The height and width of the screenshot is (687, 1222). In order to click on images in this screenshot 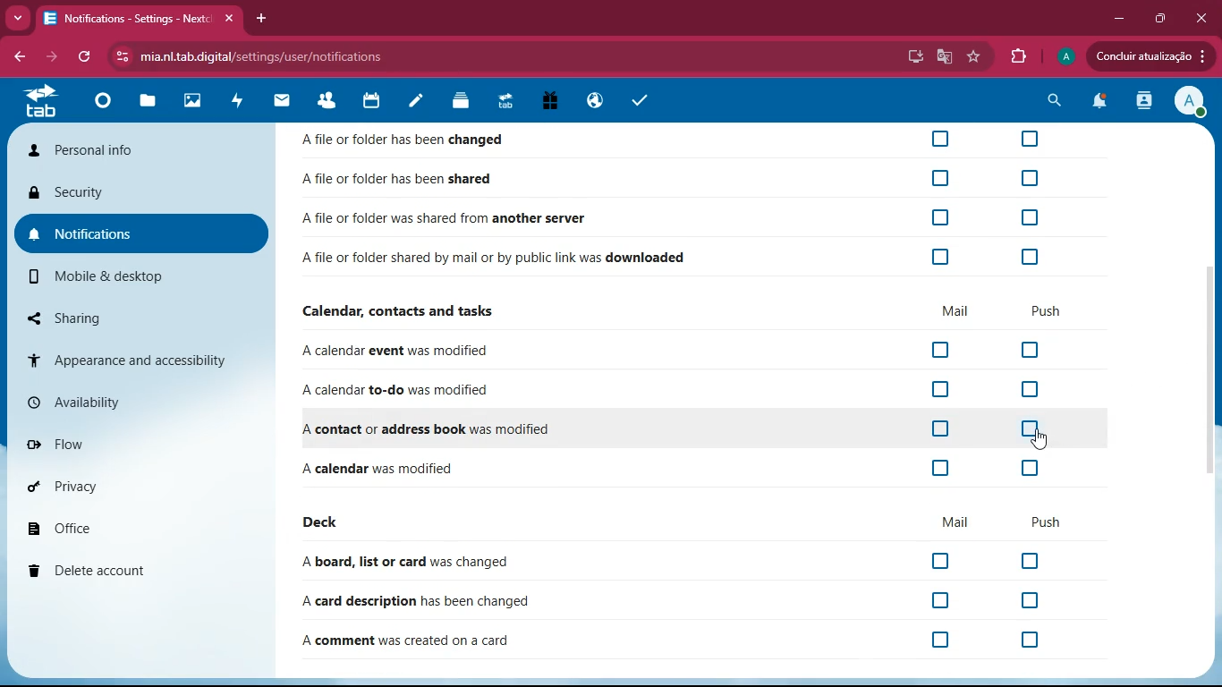, I will do `click(191, 100)`.